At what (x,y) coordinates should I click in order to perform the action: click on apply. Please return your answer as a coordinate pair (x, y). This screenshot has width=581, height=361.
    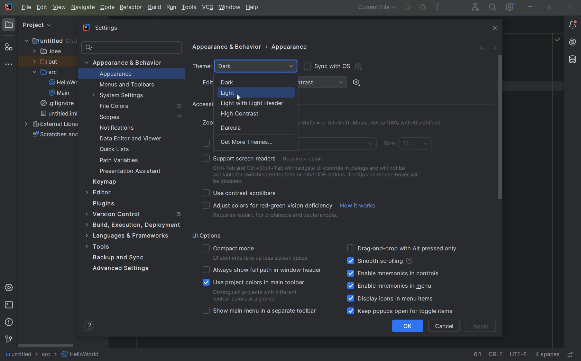
    Looking at the image, I should click on (481, 326).